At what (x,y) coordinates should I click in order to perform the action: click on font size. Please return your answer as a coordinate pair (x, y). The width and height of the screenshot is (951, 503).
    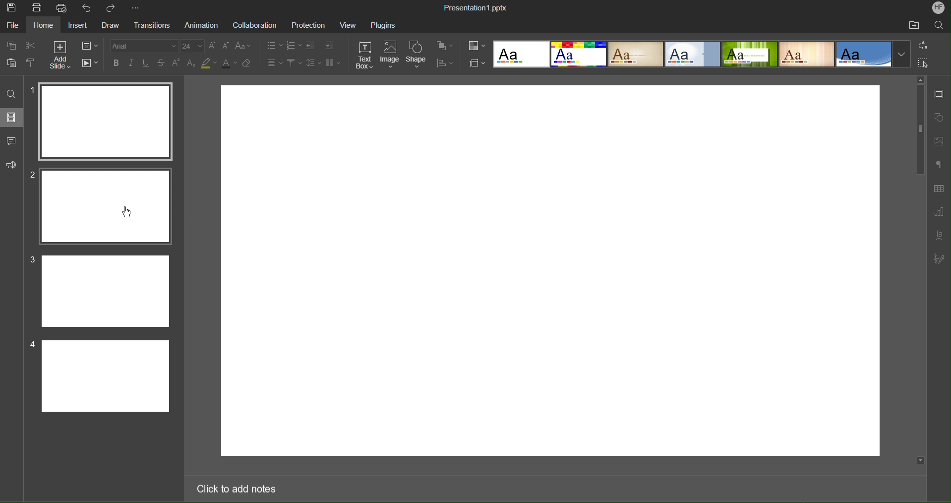
    Looking at the image, I should click on (192, 46).